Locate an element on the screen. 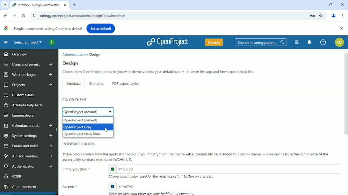 The image size is (348, 195). Modules is located at coordinates (296, 42).